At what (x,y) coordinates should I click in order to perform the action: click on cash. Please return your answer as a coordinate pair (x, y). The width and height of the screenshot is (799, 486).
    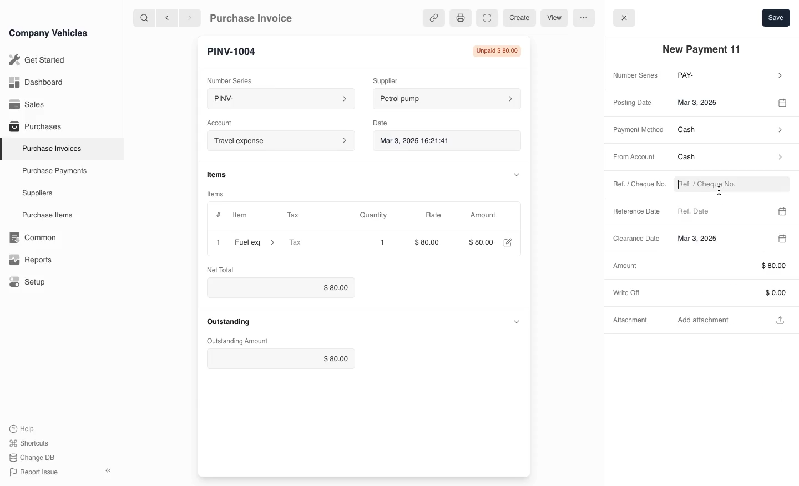
    Looking at the image, I should click on (729, 159).